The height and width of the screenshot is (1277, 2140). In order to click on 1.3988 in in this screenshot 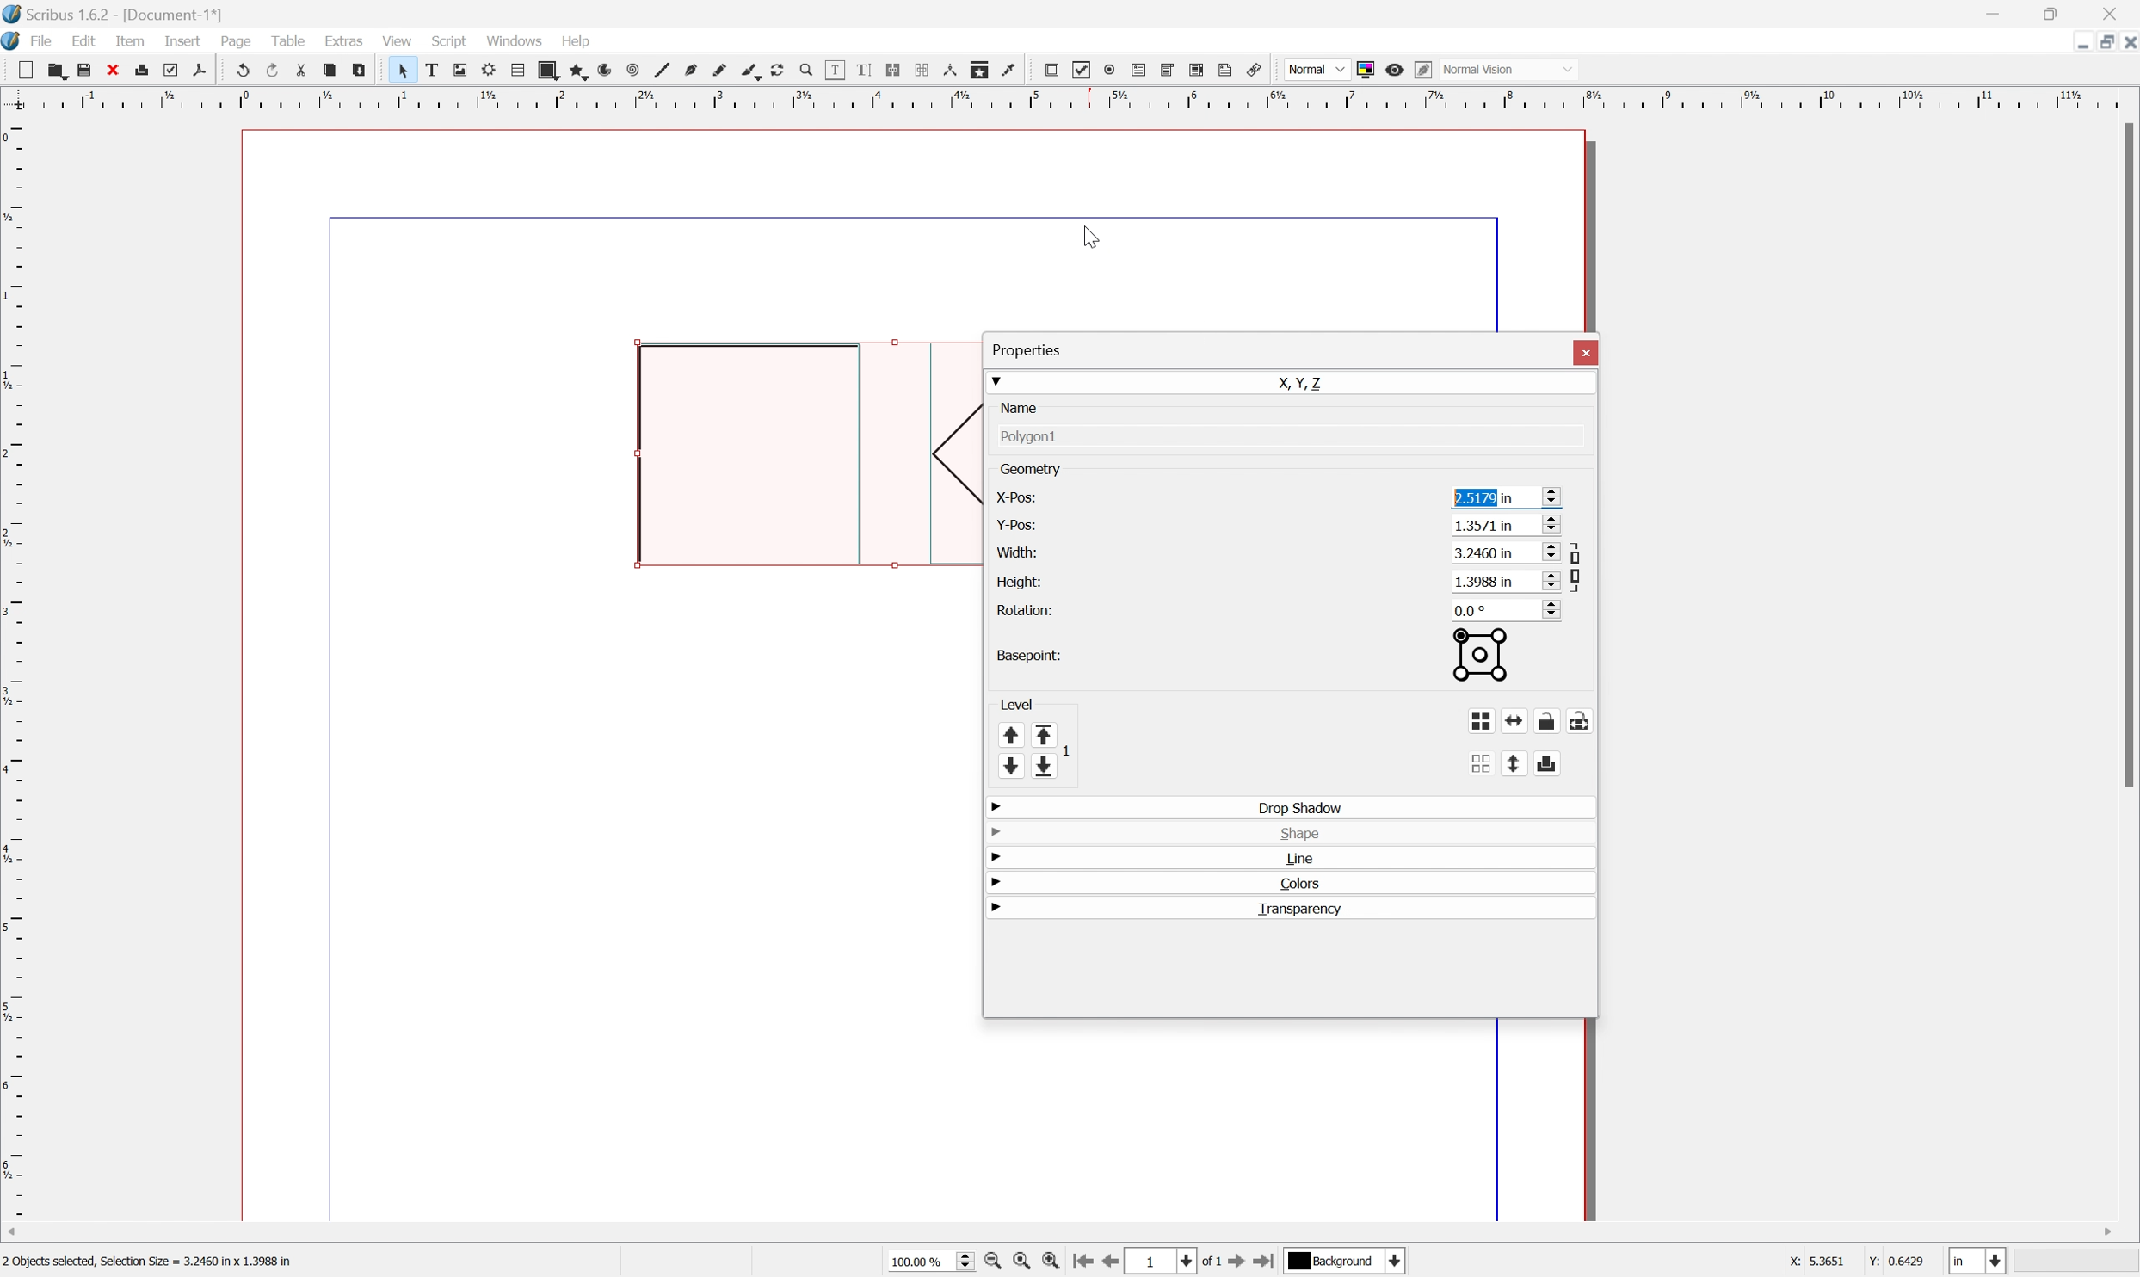, I will do `click(1506, 582)`.